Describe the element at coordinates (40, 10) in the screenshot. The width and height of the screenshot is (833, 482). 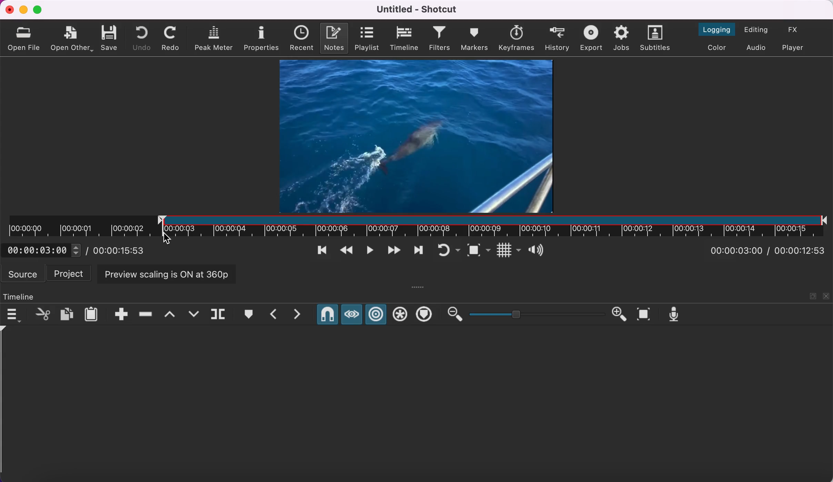
I see `maximize` at that location.